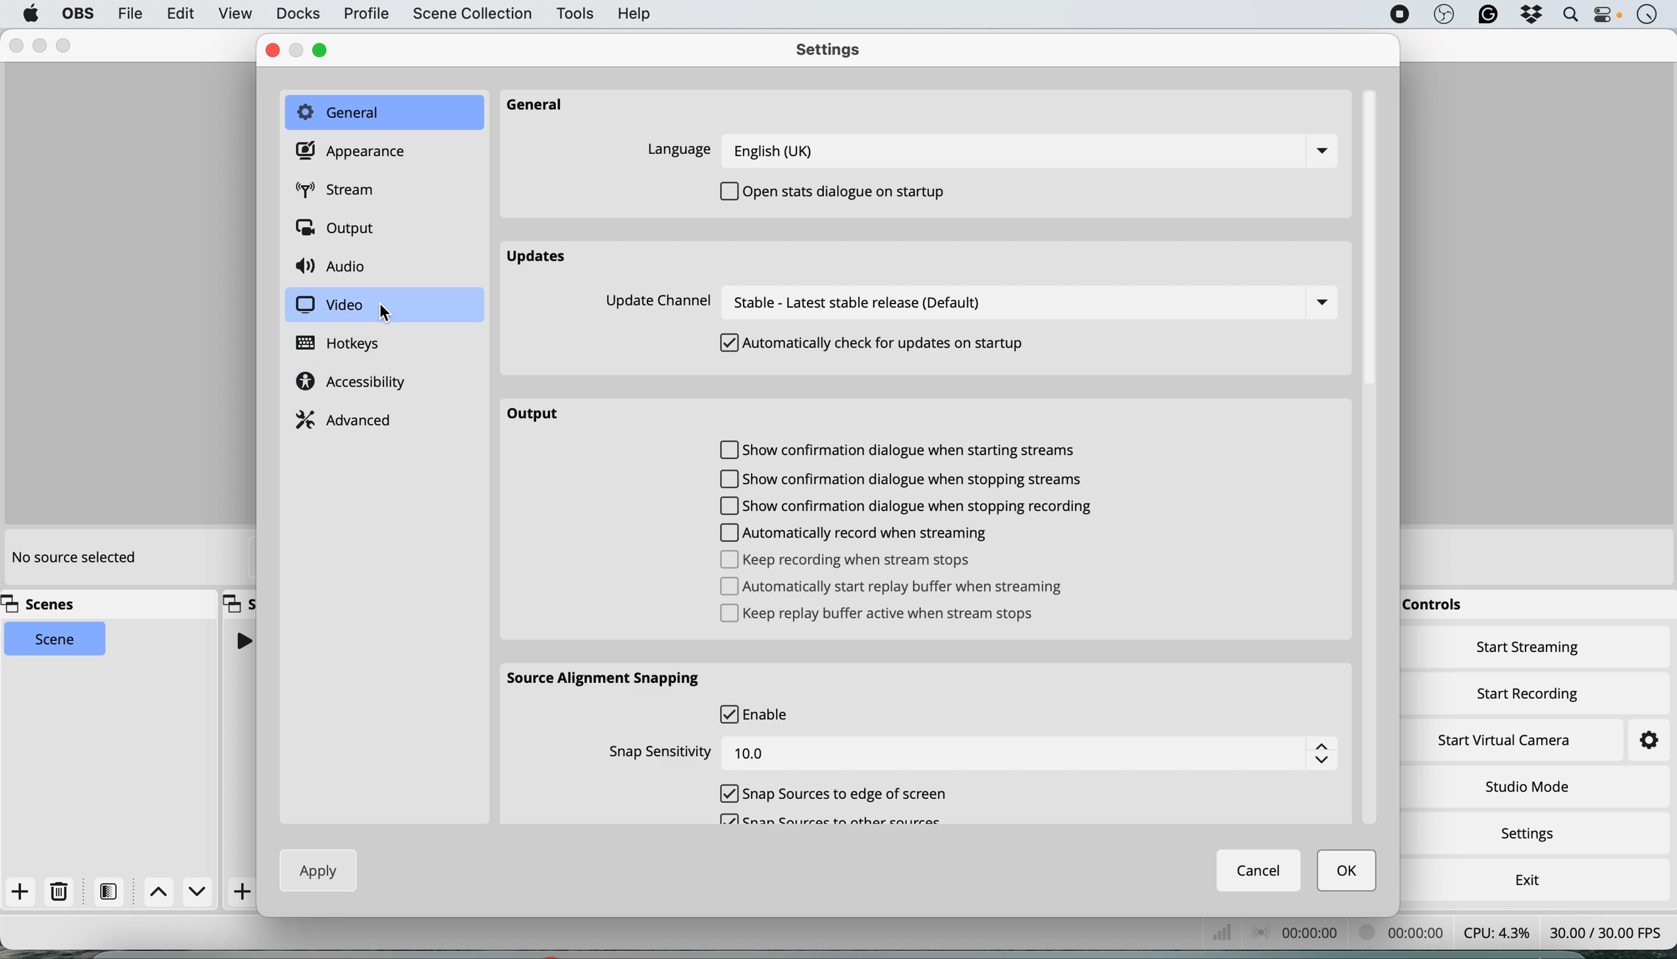 This screenshot has width=1677, height=959. I want to click on output, so click(541, 414).